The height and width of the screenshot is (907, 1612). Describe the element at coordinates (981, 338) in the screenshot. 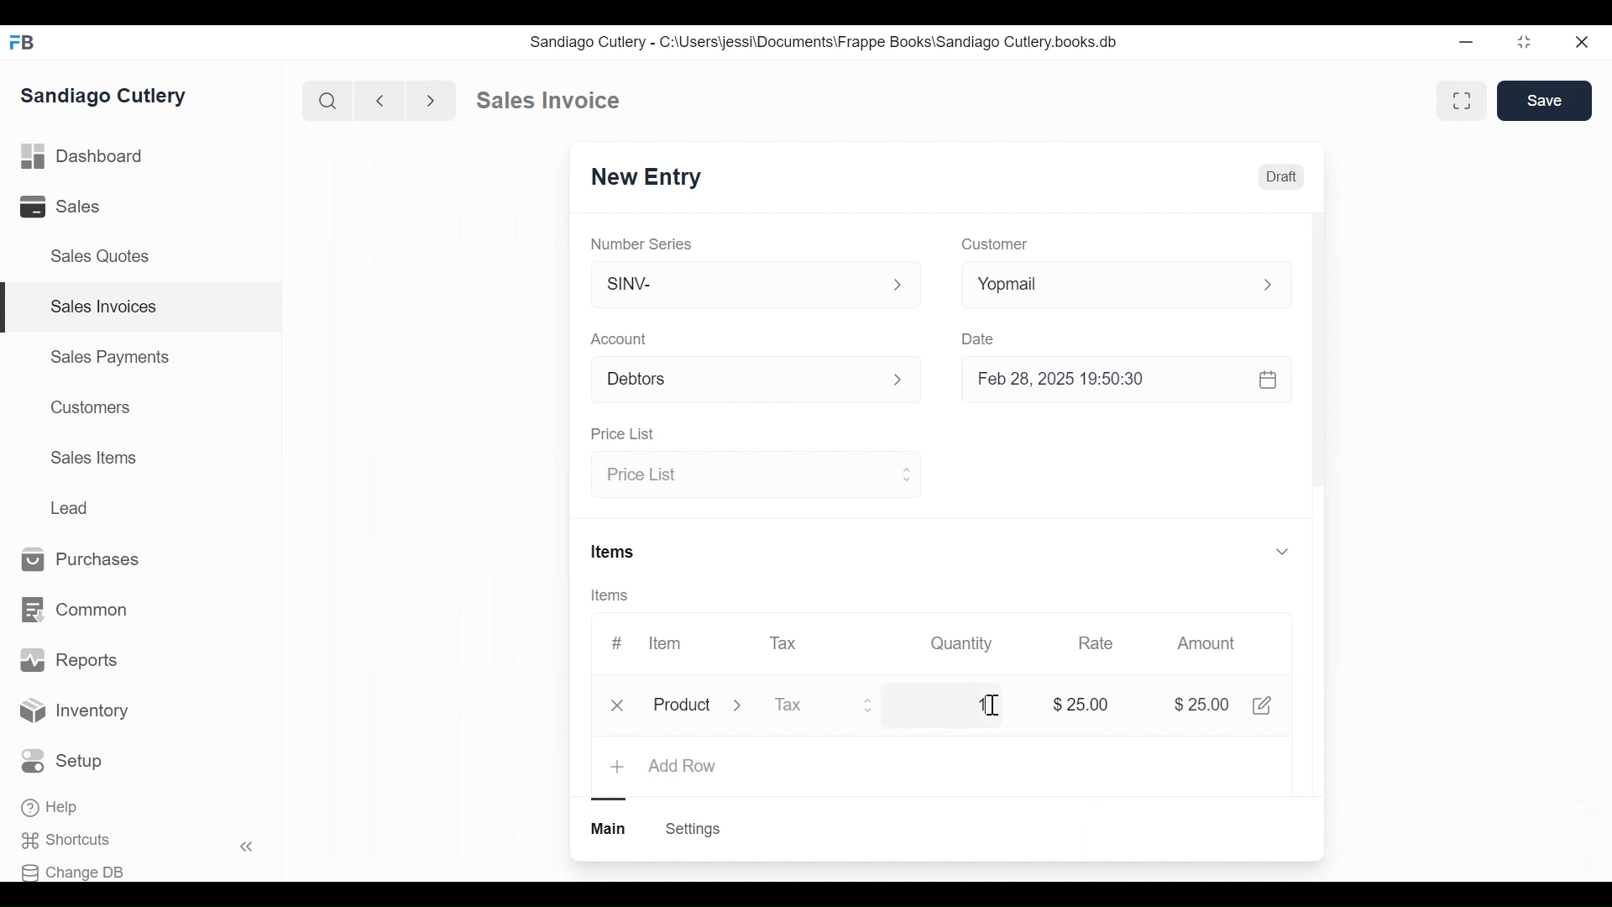

I see `Date` at that location.